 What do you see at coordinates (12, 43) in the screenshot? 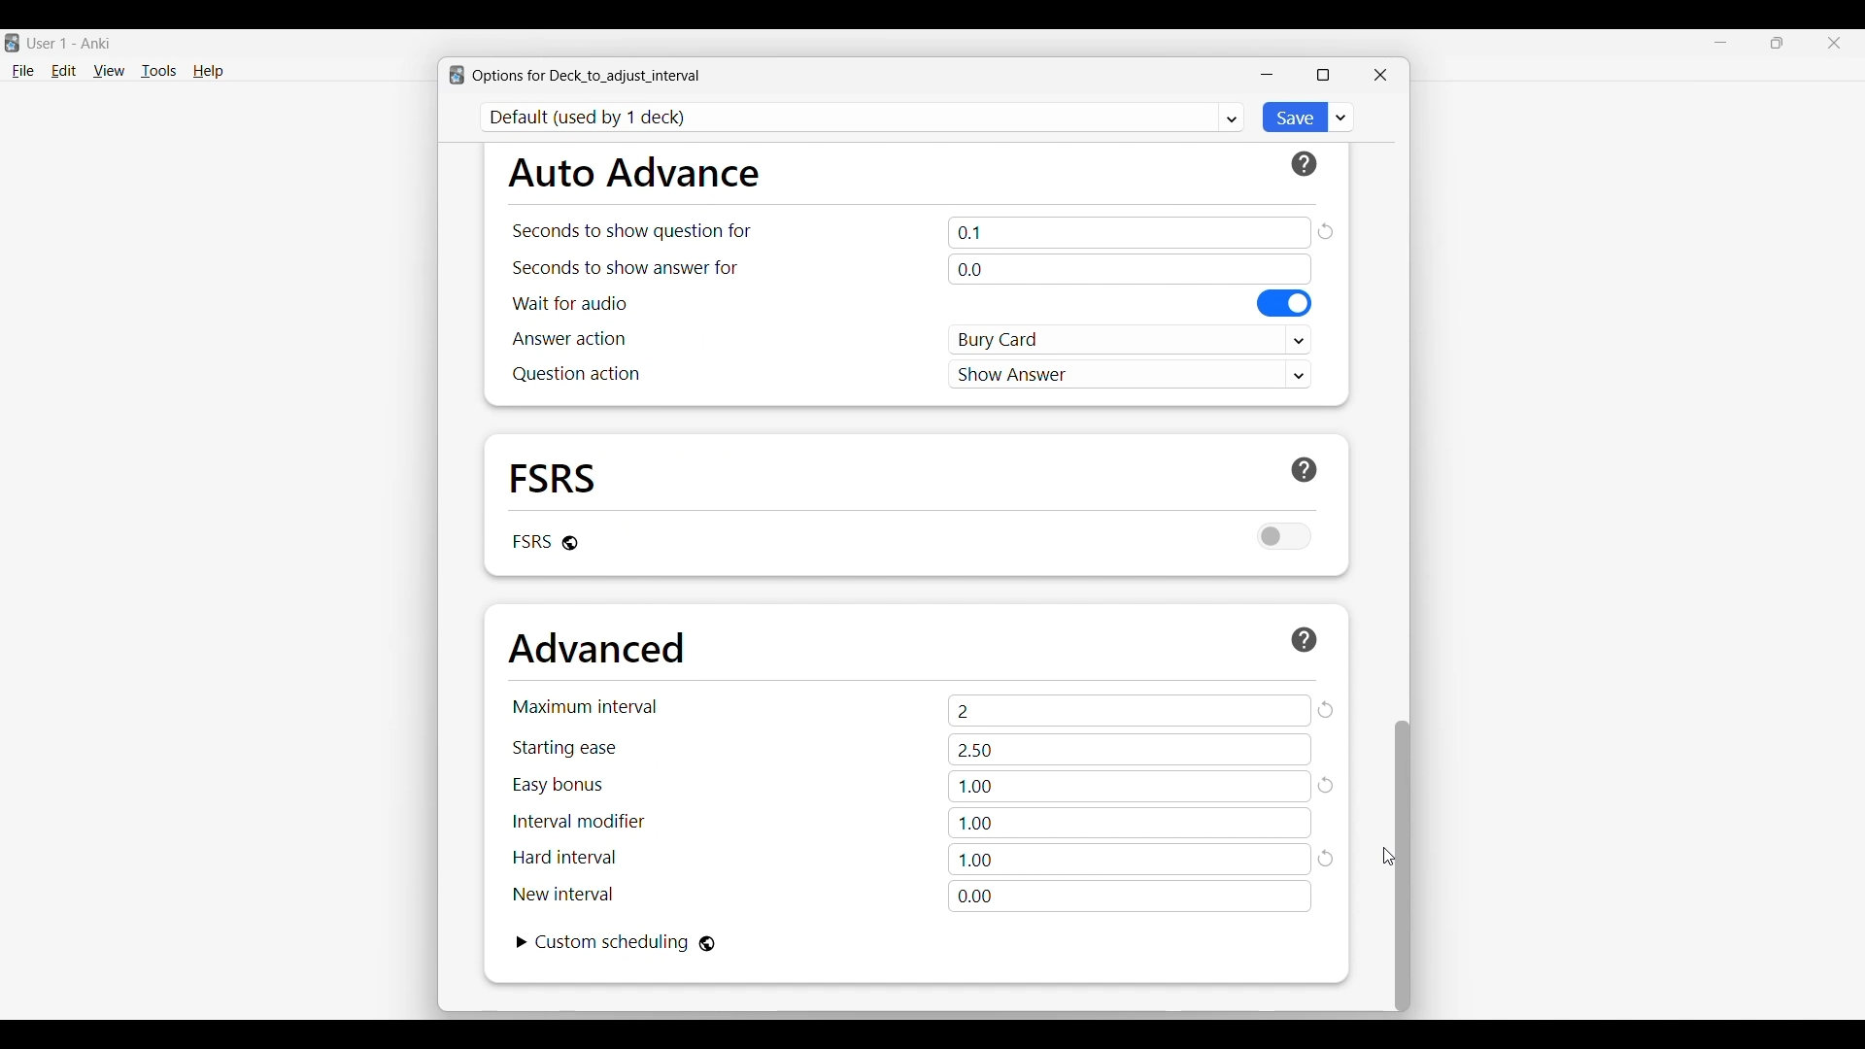
I see `Software logo` at bounding box center [12, 43].